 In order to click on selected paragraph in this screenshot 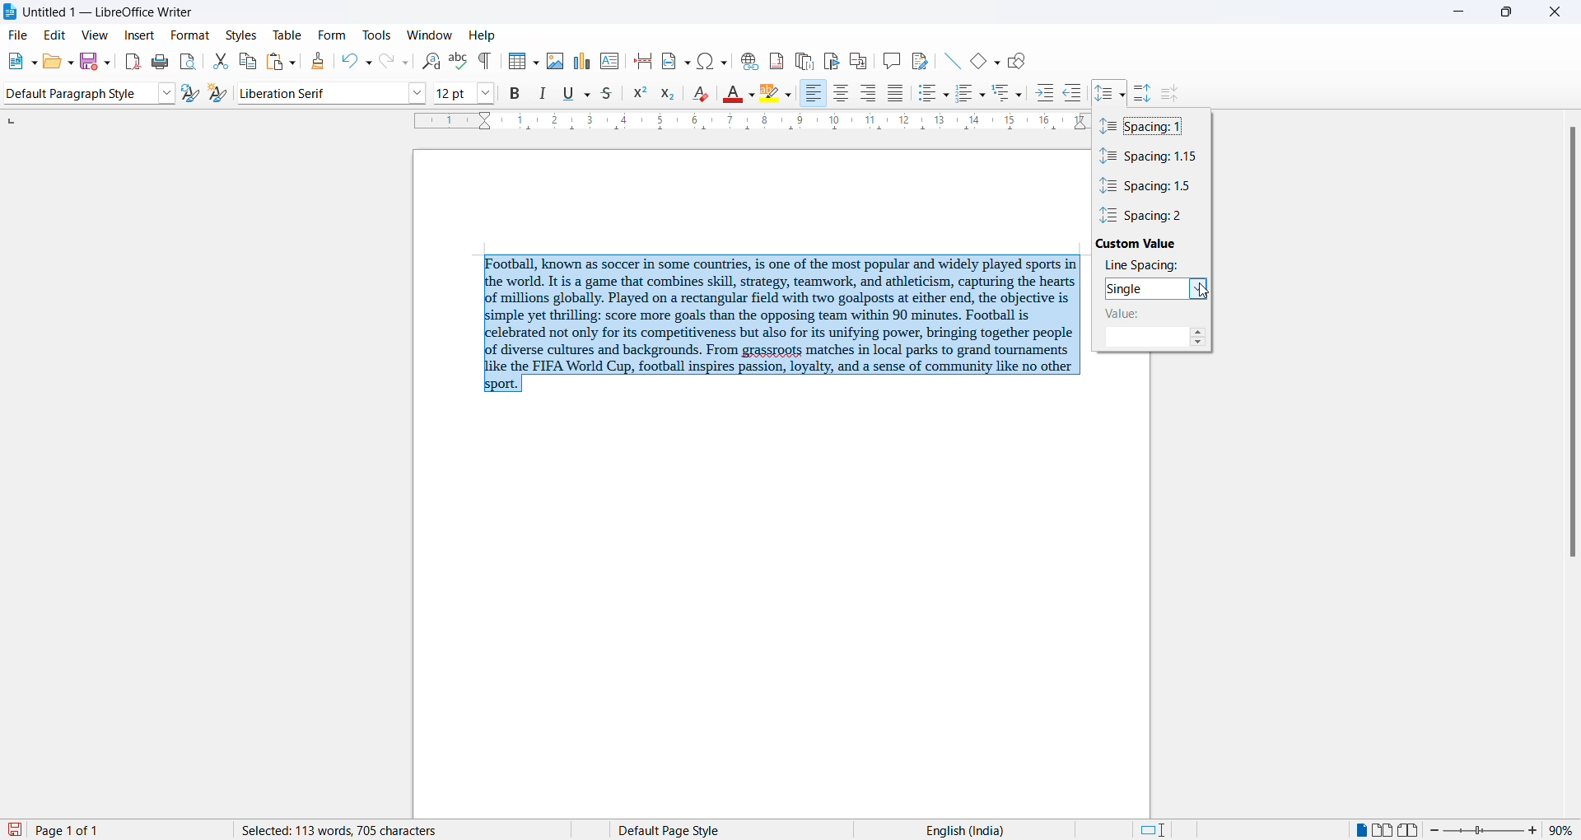, I will do `click(773, 325)`.